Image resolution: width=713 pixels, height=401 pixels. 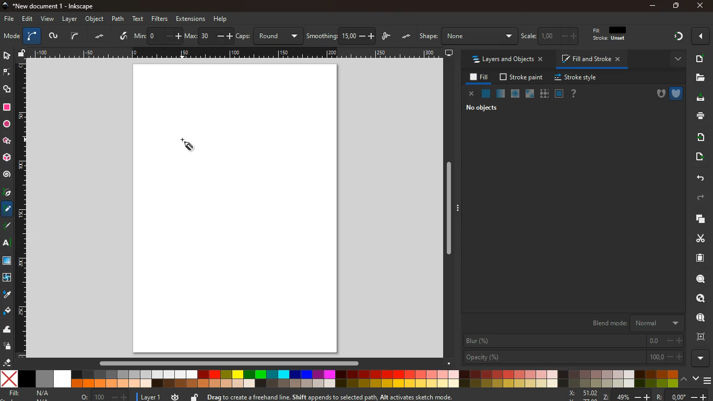 What do you see at coordinates (27, 19) in the screenshot?
I see `edit` at bounding box center [27, 19].